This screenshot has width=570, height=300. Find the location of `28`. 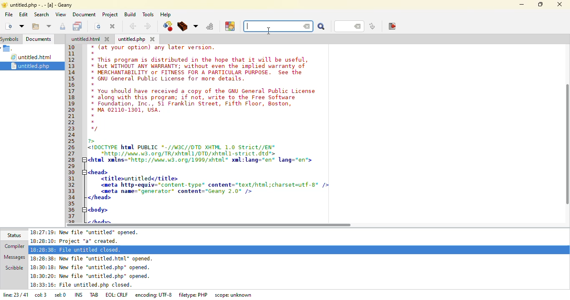

28 is located at coordinates (73, 159).